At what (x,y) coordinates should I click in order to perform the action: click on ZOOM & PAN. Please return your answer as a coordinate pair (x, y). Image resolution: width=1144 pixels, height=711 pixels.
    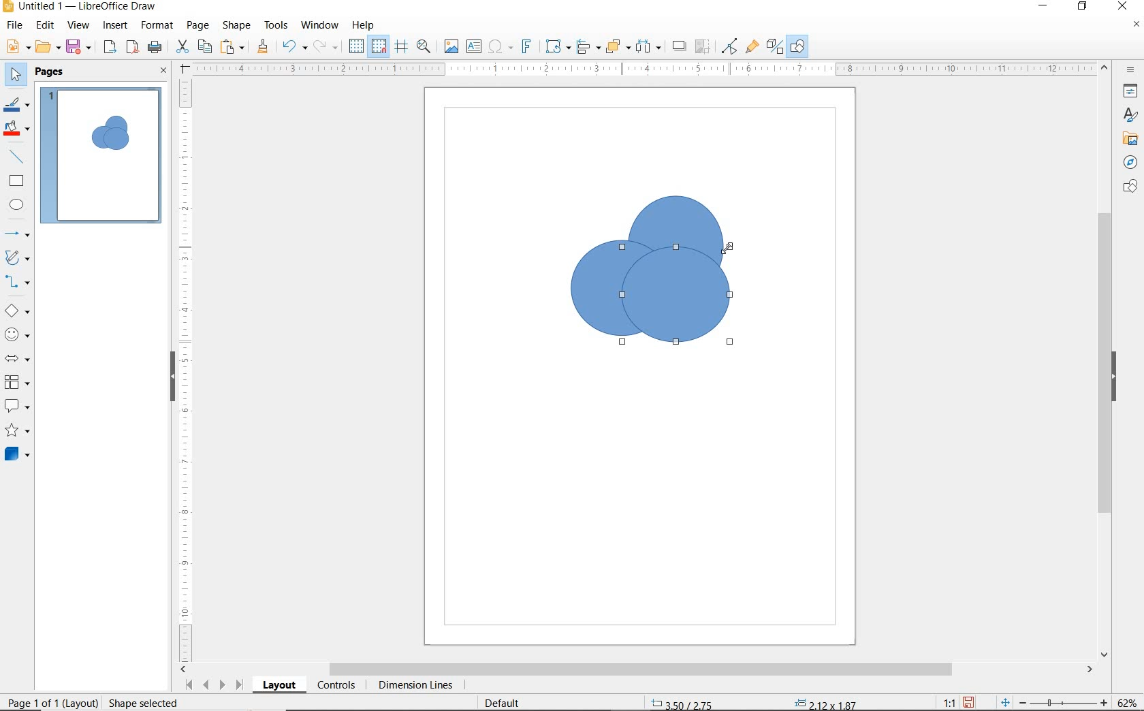
    Looking at the image, I should click on (424, 46).